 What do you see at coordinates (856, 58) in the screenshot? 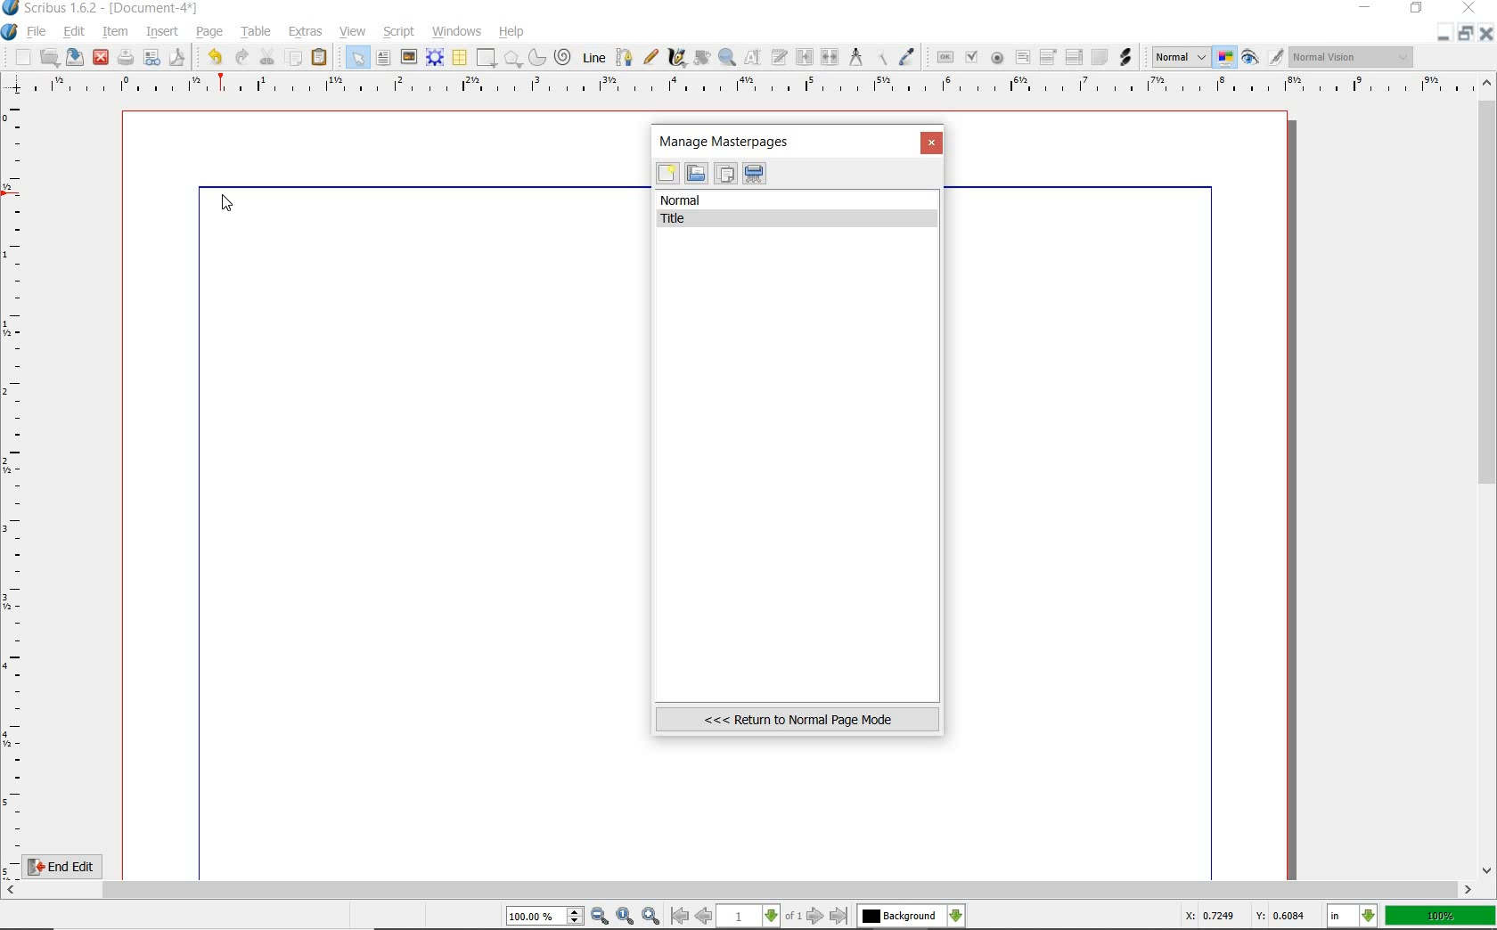
I see `measurements` at bounding box center [856, 58].